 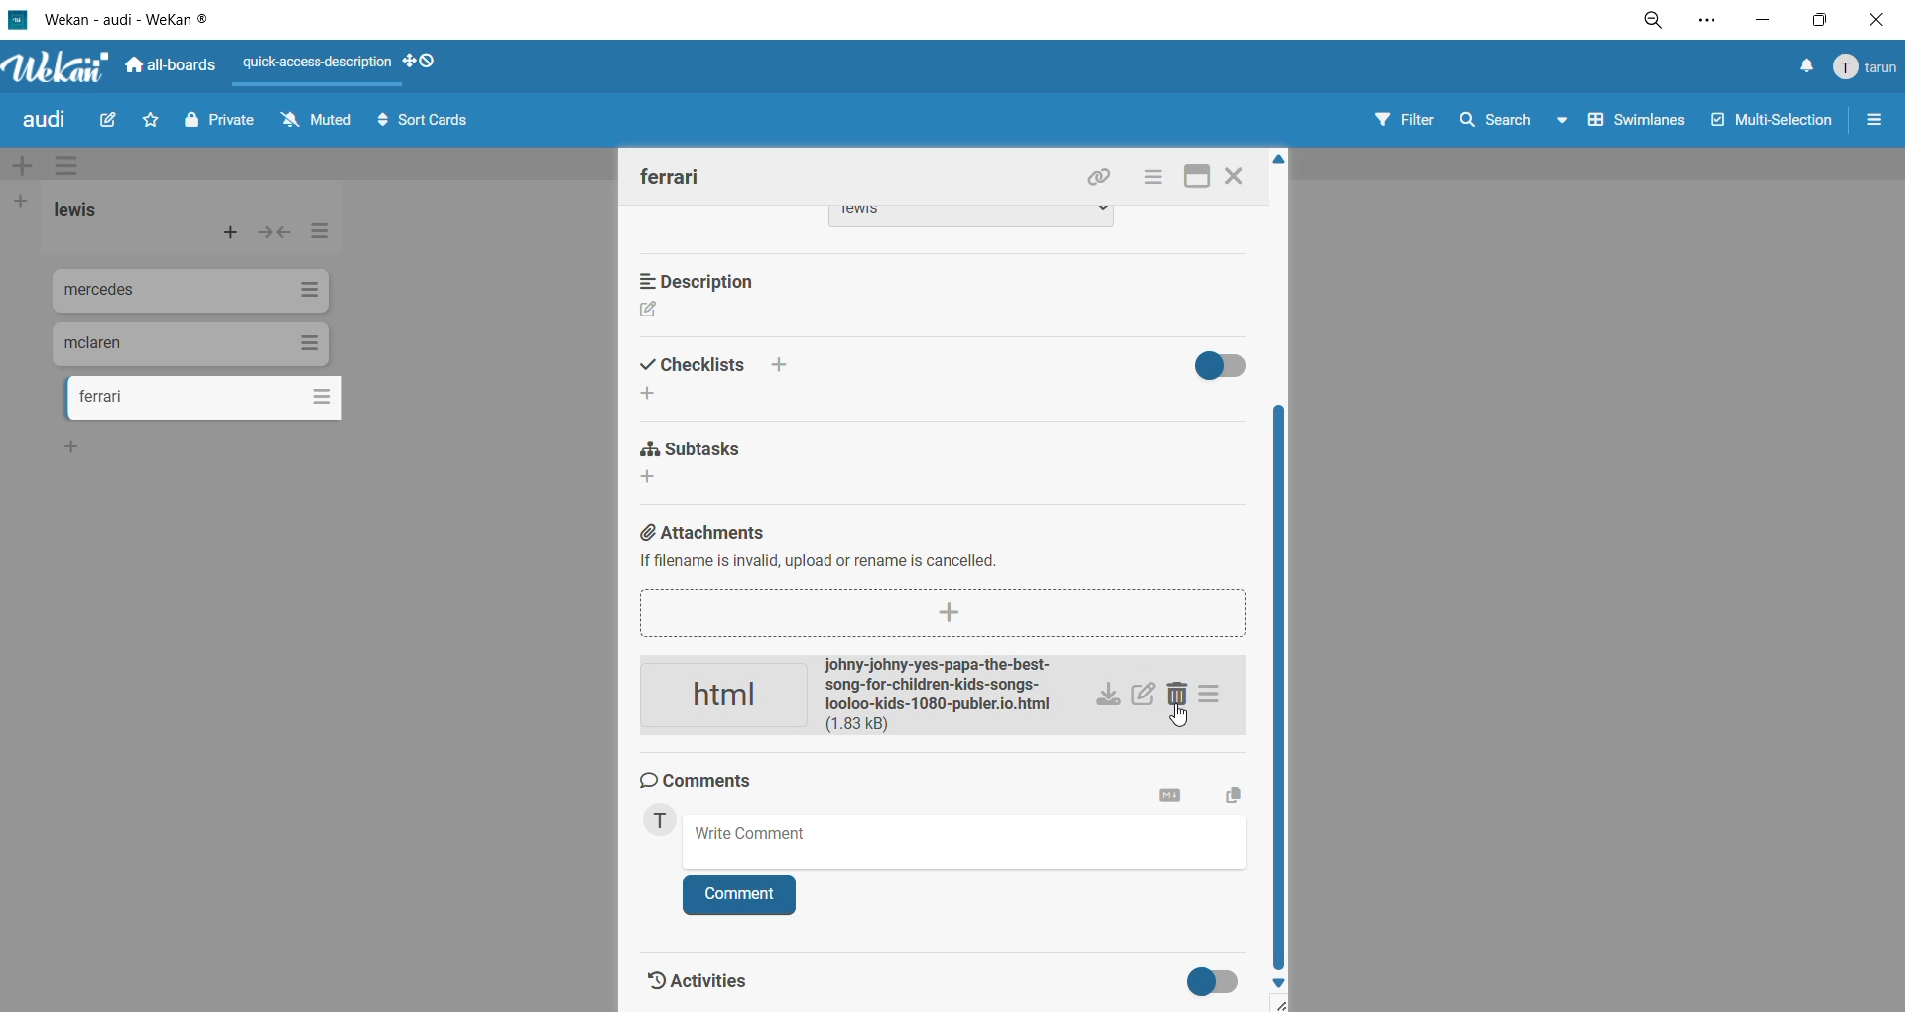 What do you see at coordinates (1203, 979) in the screenshot?
I see `toggle` at bounding box center [1203, 979].